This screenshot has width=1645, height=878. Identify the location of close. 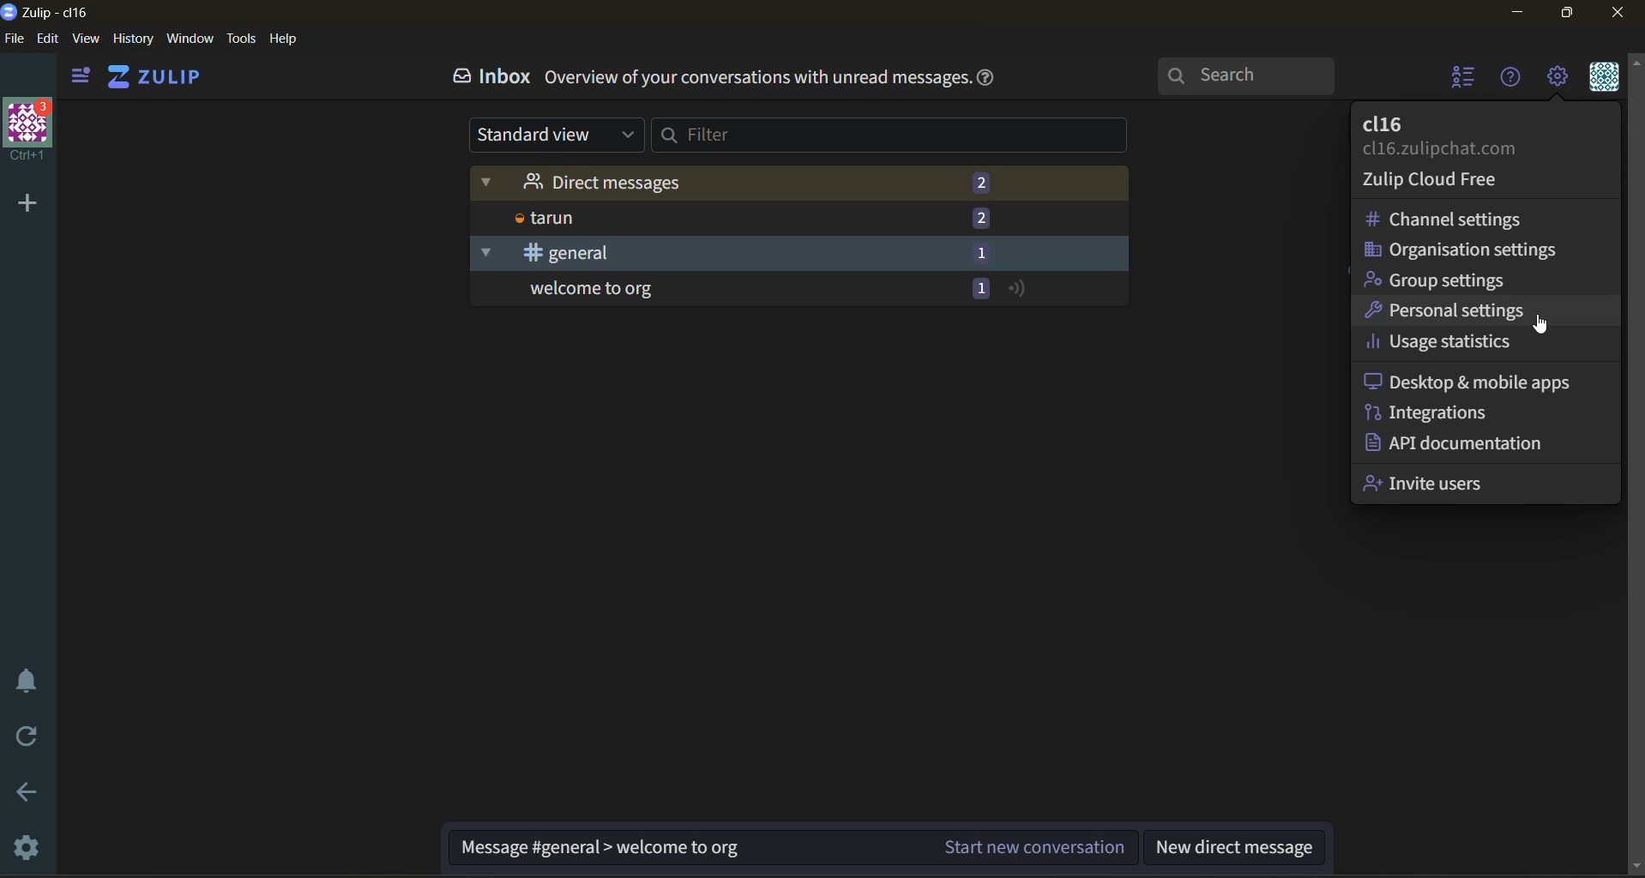
(1620, 13).